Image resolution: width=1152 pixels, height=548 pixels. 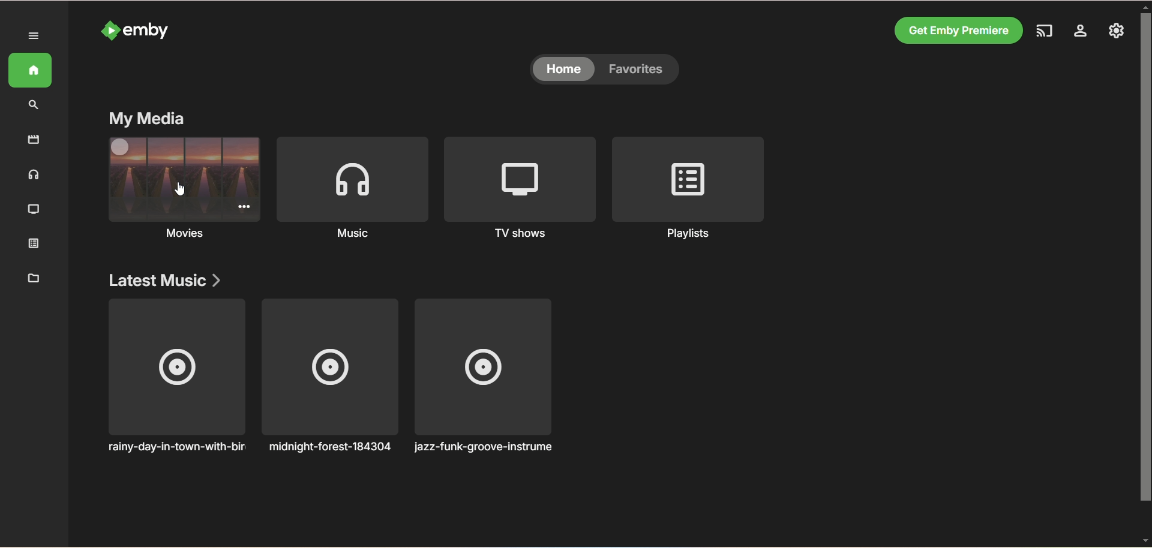 I want to click on get emby premiere, so click(x=956, y=30).